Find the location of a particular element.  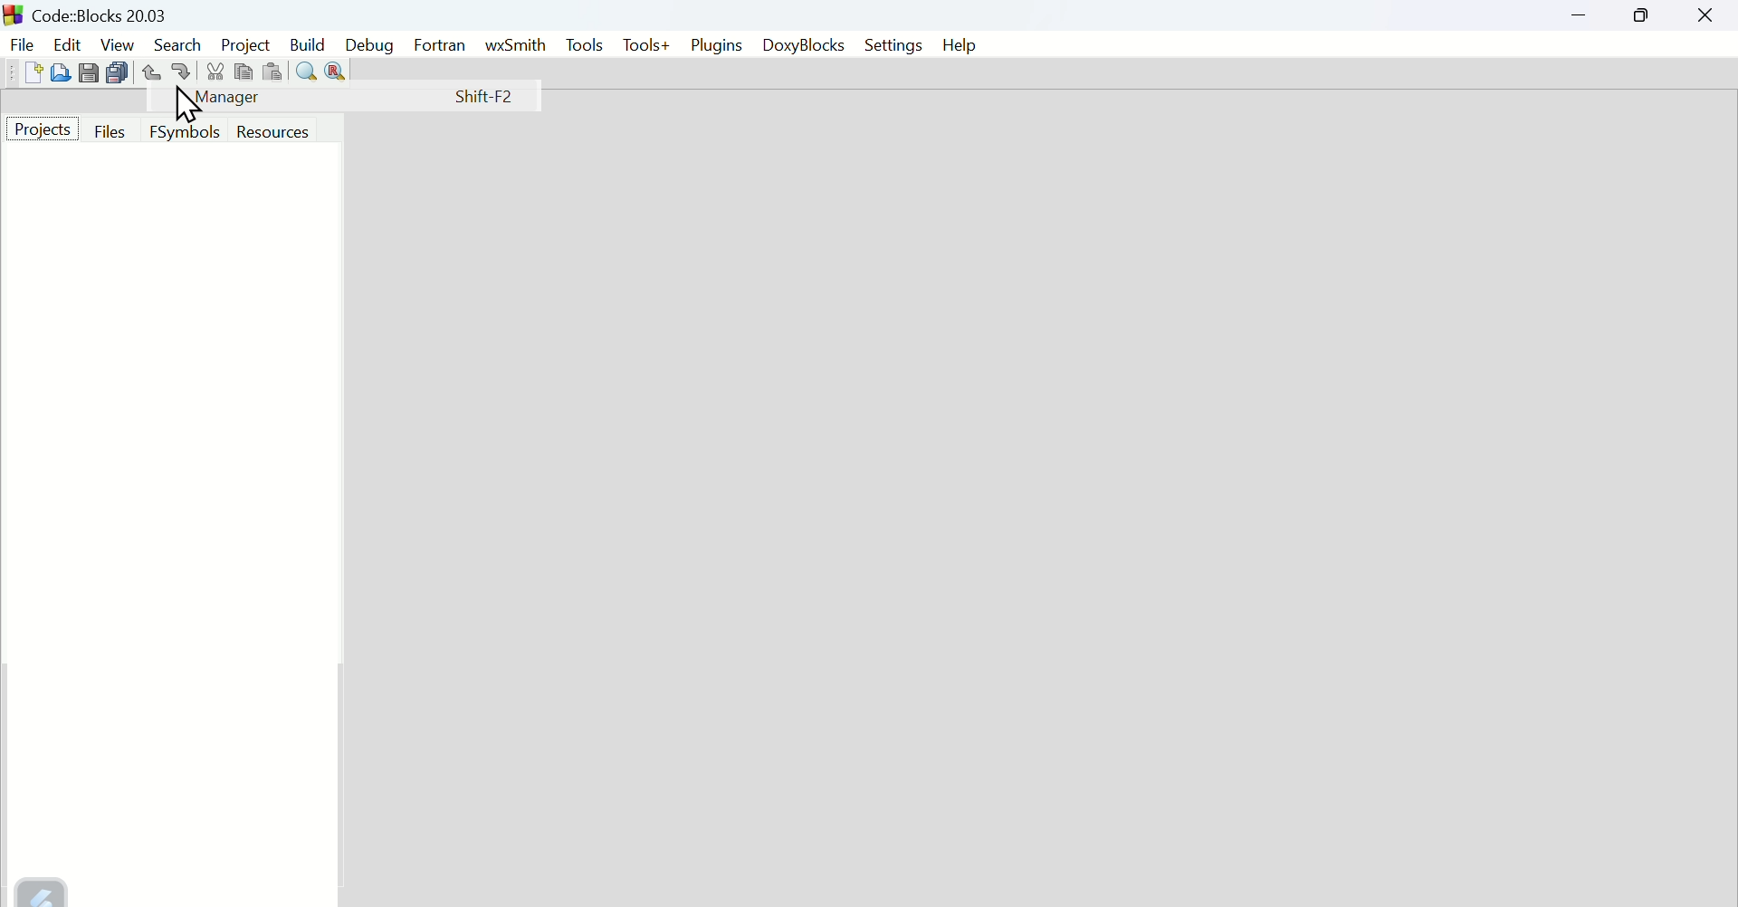

Save multiple file is located at coordinates (119, 72).